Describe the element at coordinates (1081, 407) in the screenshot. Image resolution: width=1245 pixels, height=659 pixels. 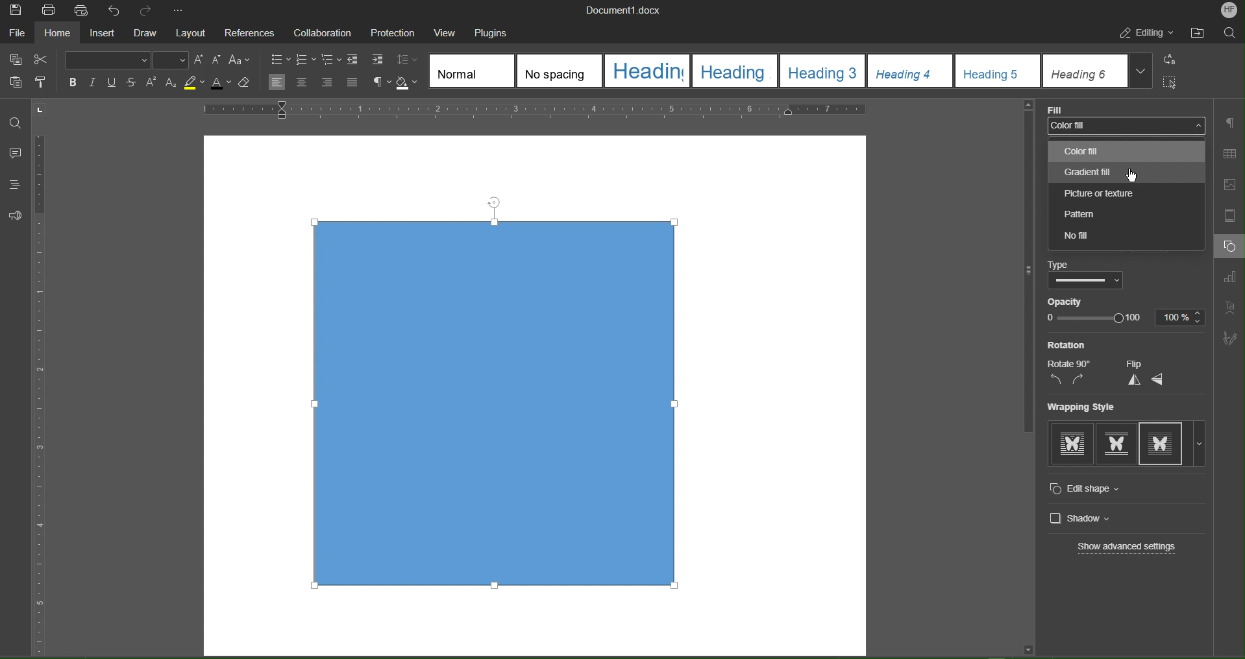
I see `Wrapping Style` at that location.